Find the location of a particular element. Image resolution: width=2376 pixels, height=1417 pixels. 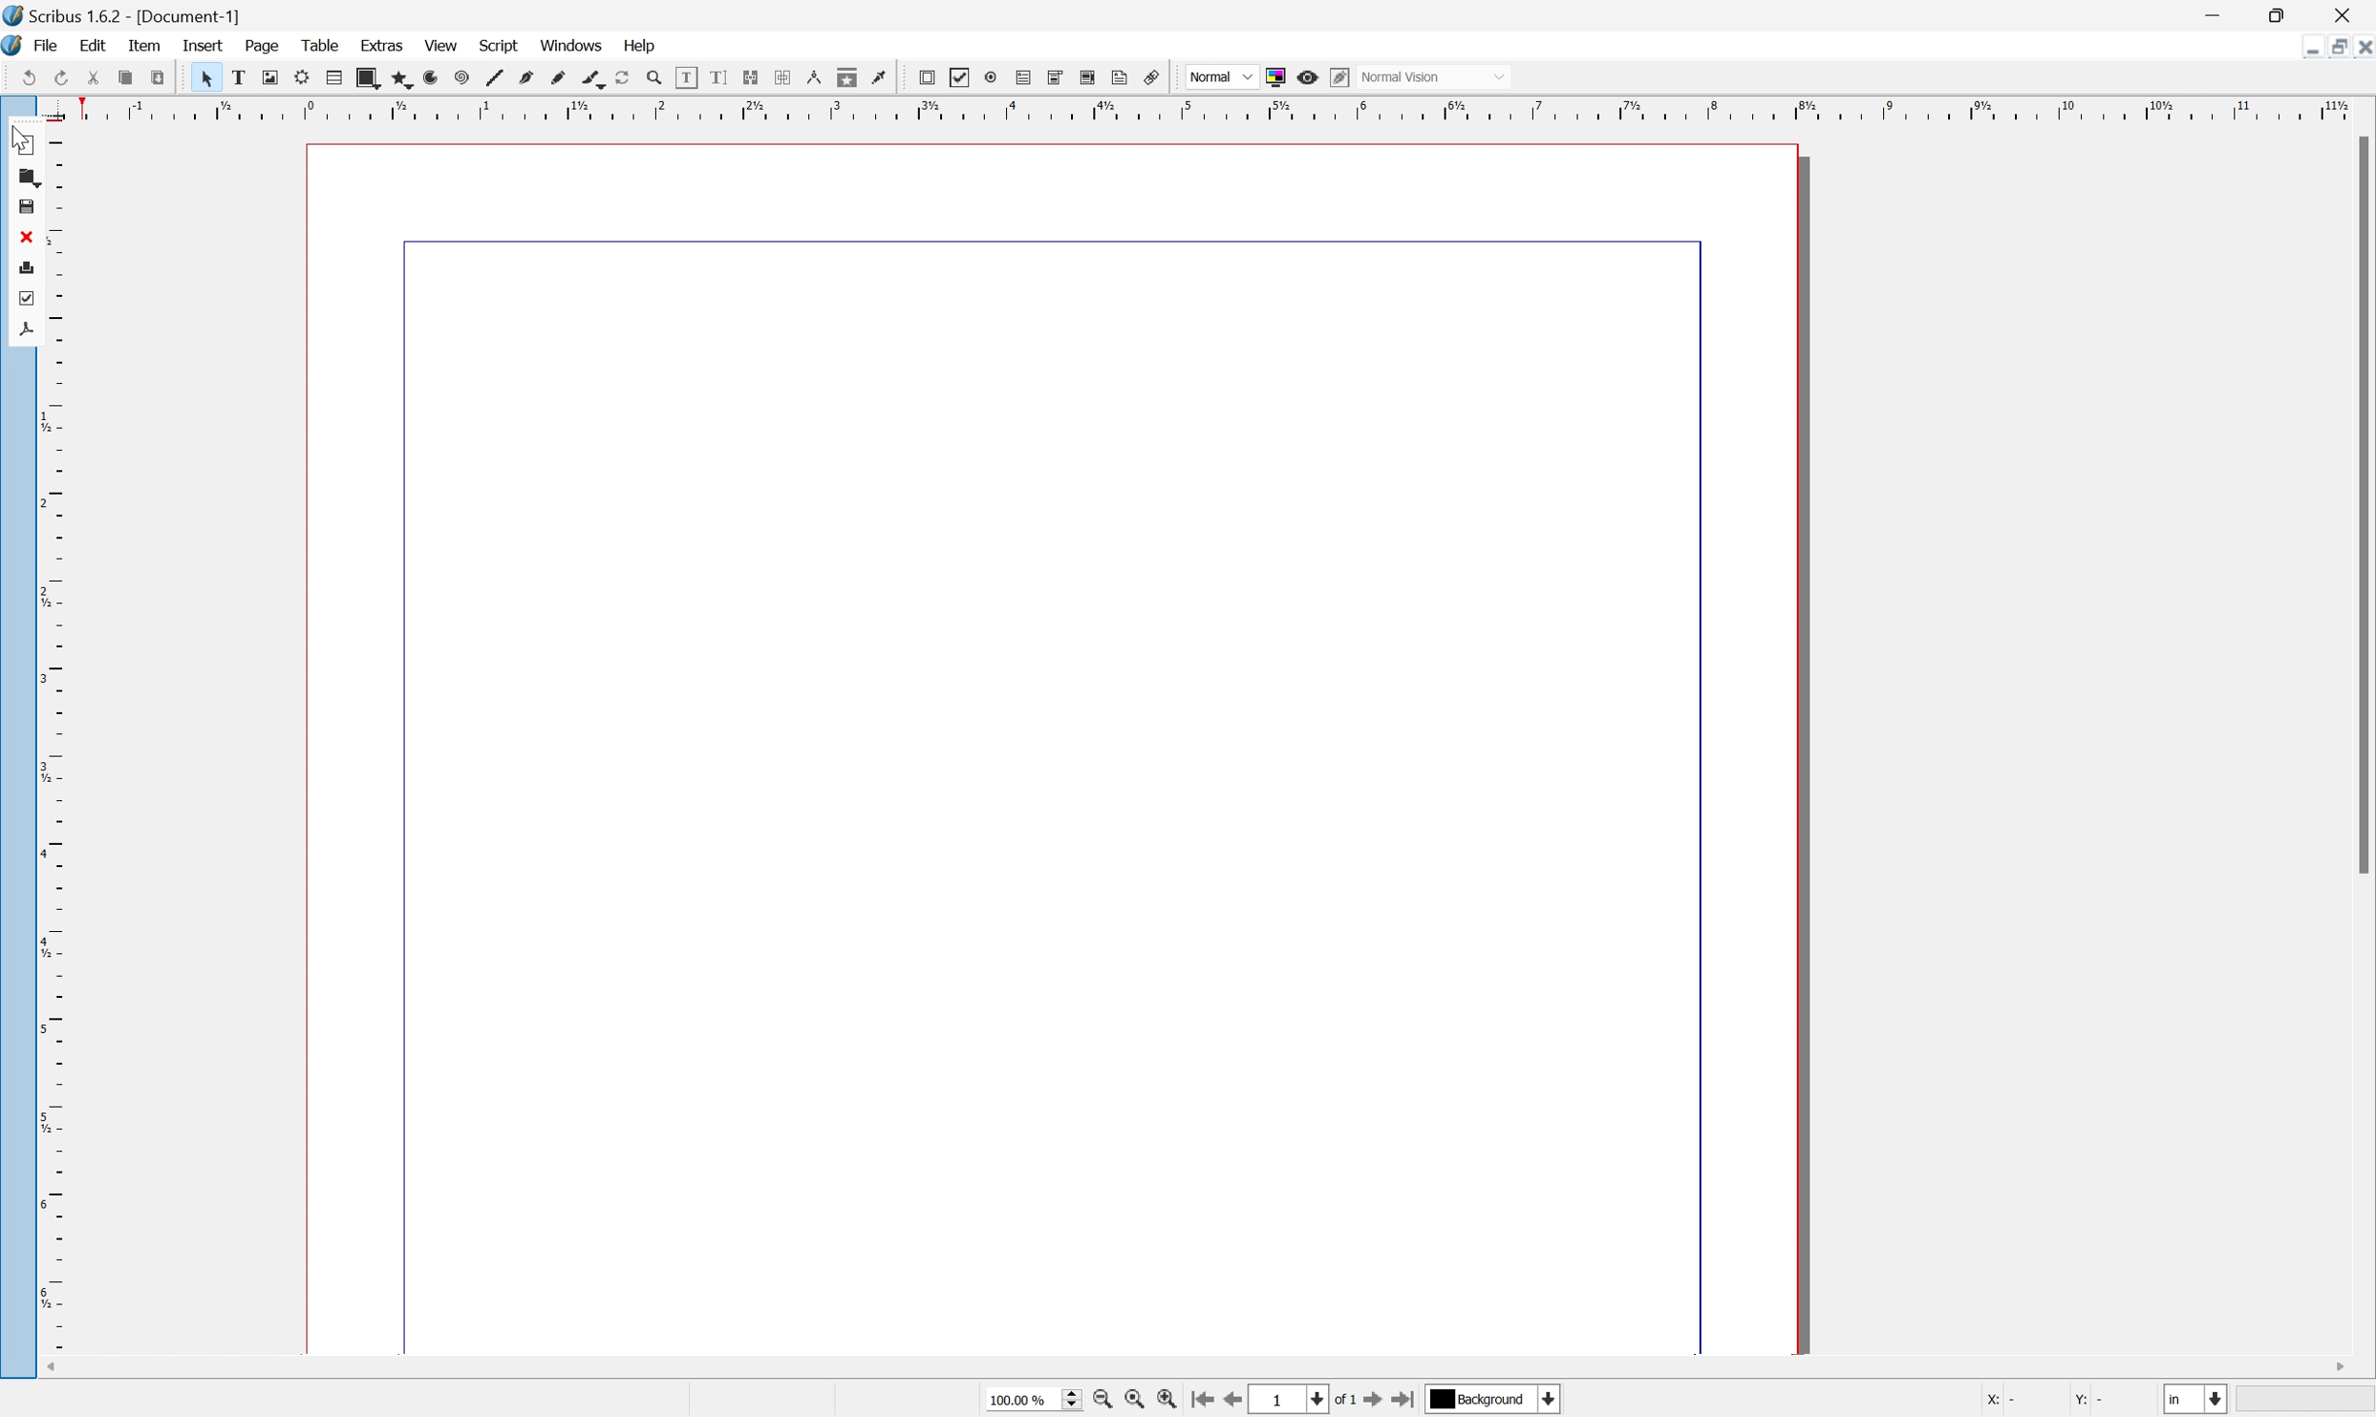

windows is located at coordinates (573, 47).